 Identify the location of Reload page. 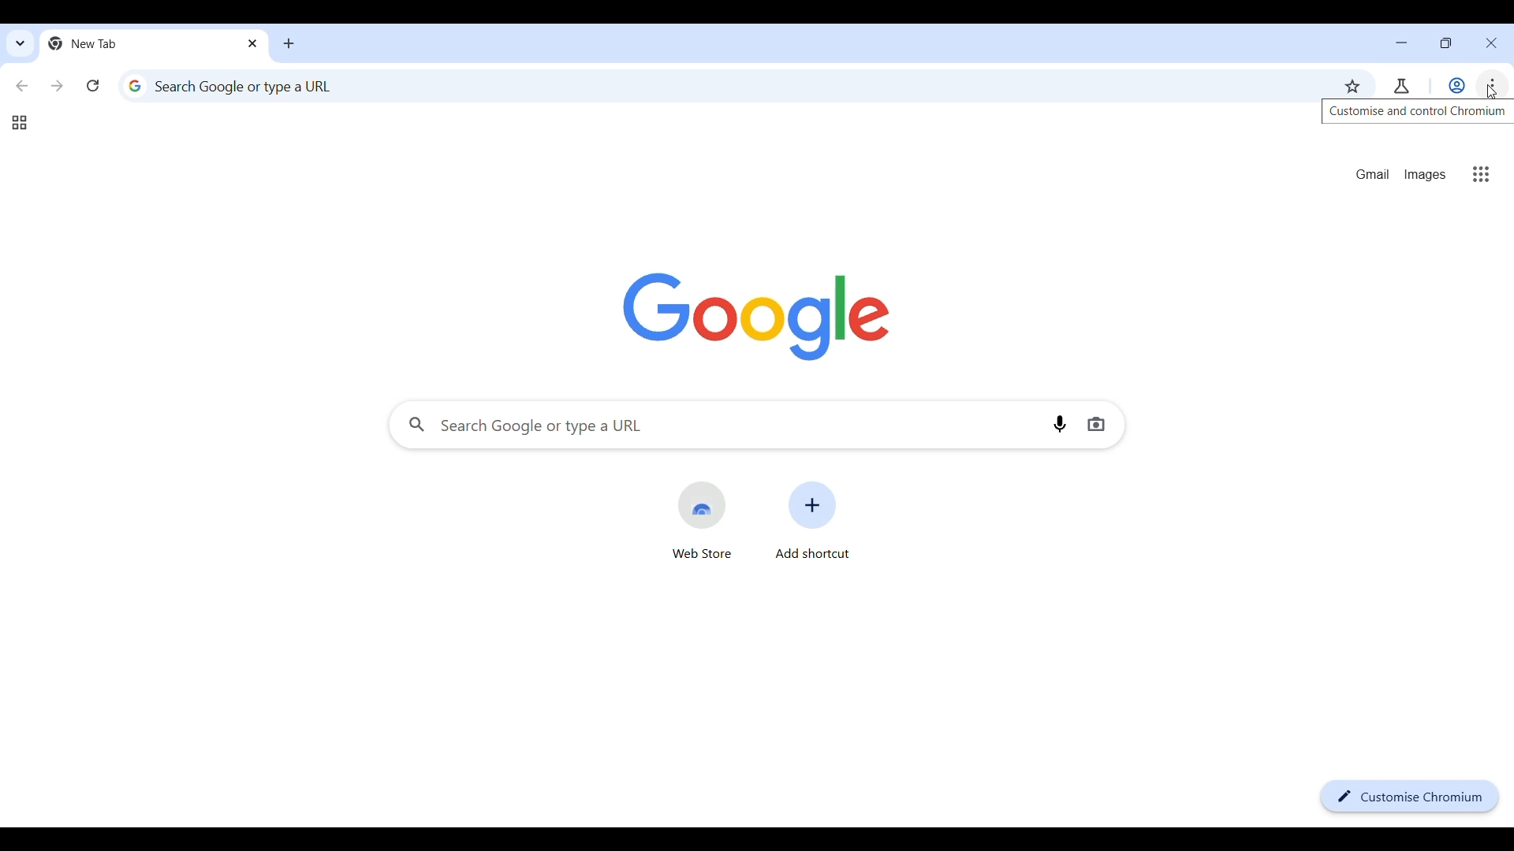
(92, 86).